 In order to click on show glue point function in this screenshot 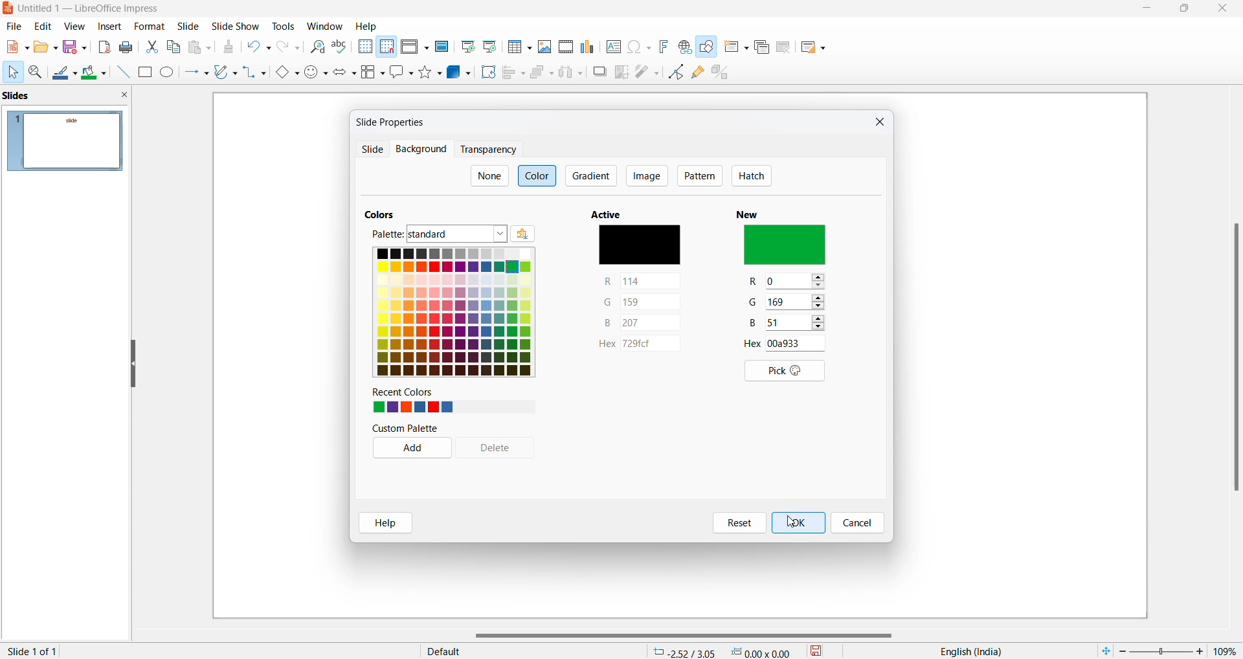, I will do `click(699, 74)`.